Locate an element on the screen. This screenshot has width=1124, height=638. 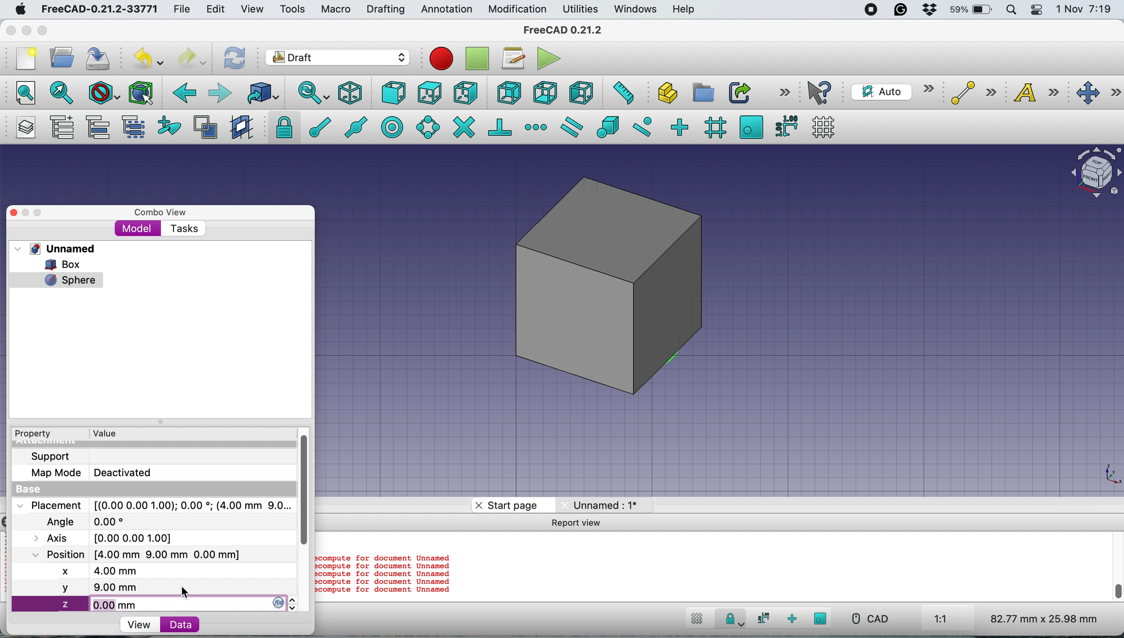
modification is located at coordinates (516, 10).